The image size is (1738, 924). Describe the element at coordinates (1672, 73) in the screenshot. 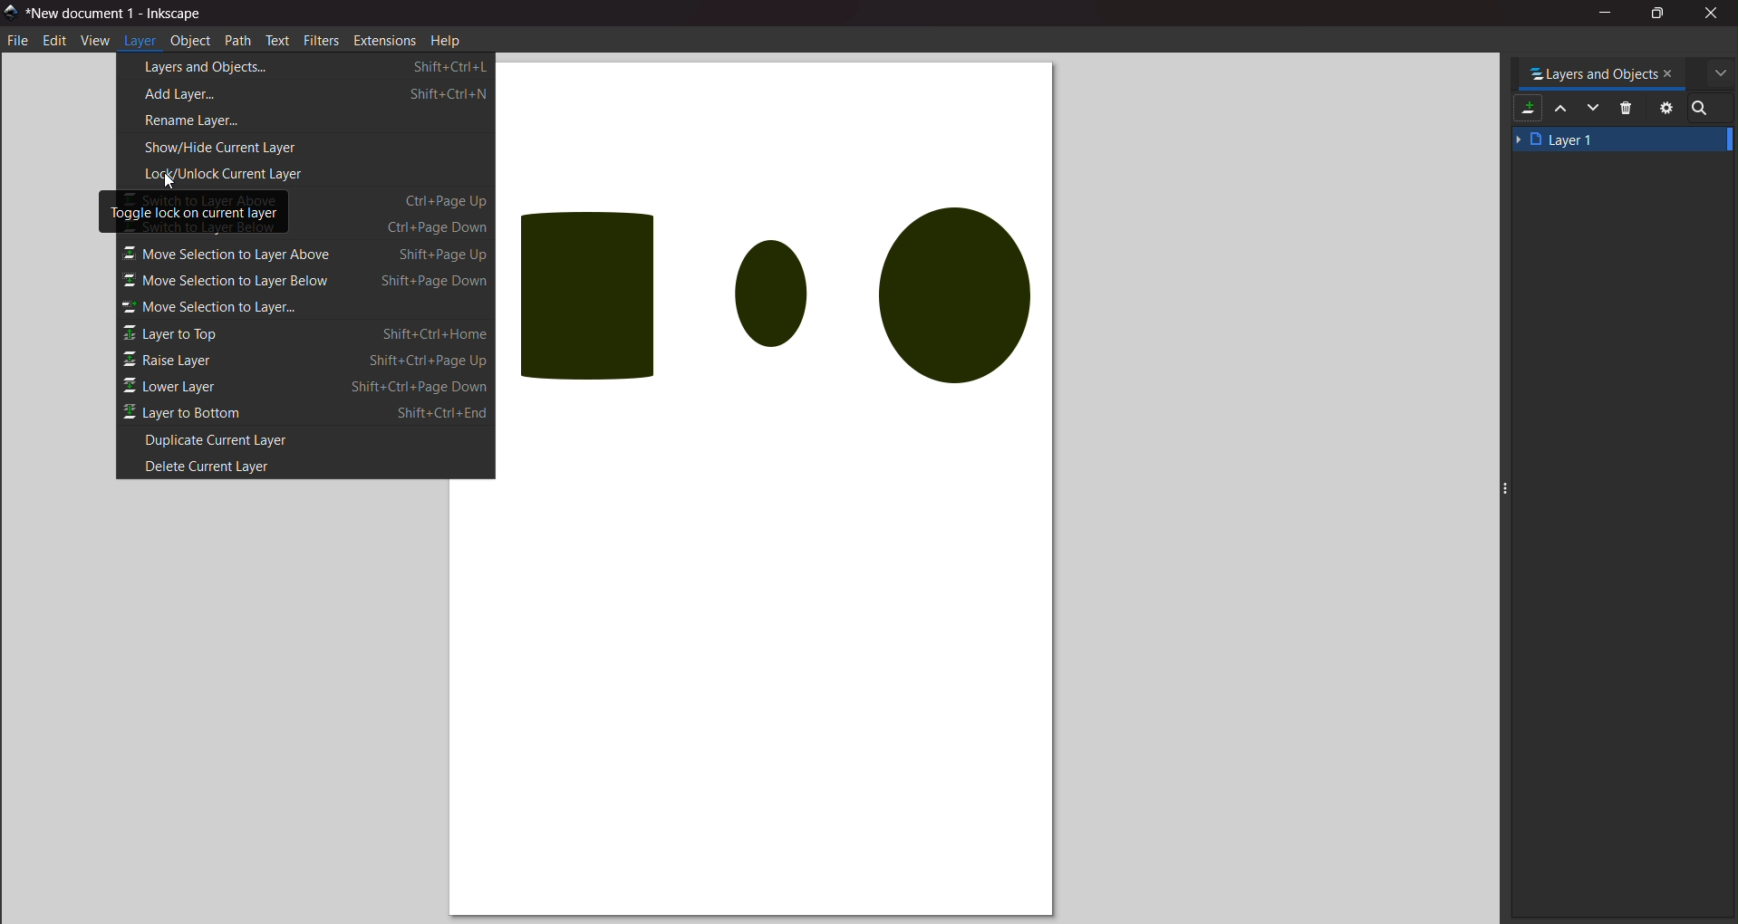

I see `close tab` at that location.